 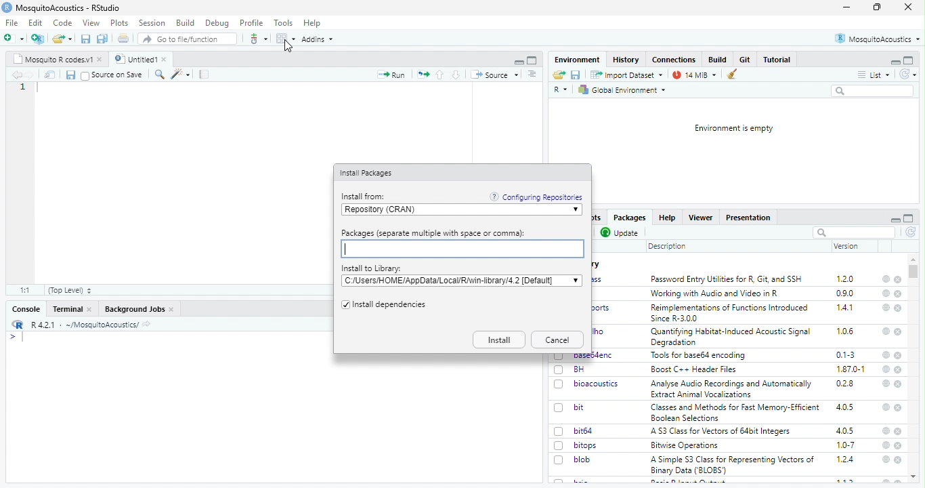 I want to click on down, so click(x=457, y=75).